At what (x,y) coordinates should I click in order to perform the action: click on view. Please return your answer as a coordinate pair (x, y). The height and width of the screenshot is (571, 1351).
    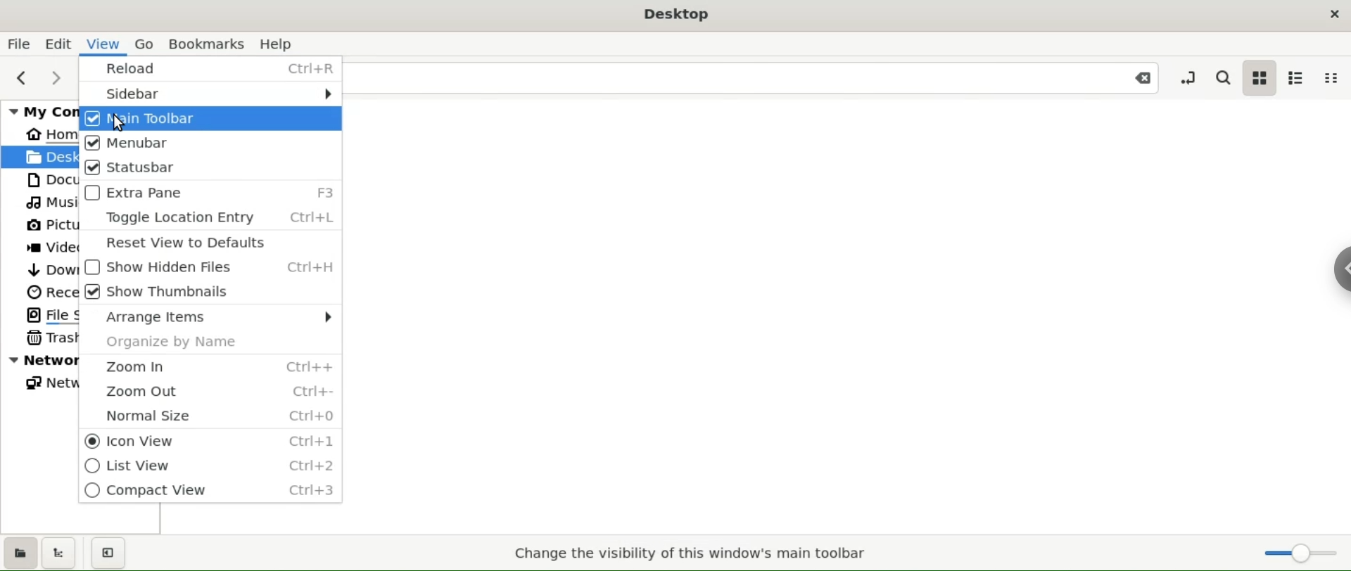
    Looking at the image, I should click on (104, 44).